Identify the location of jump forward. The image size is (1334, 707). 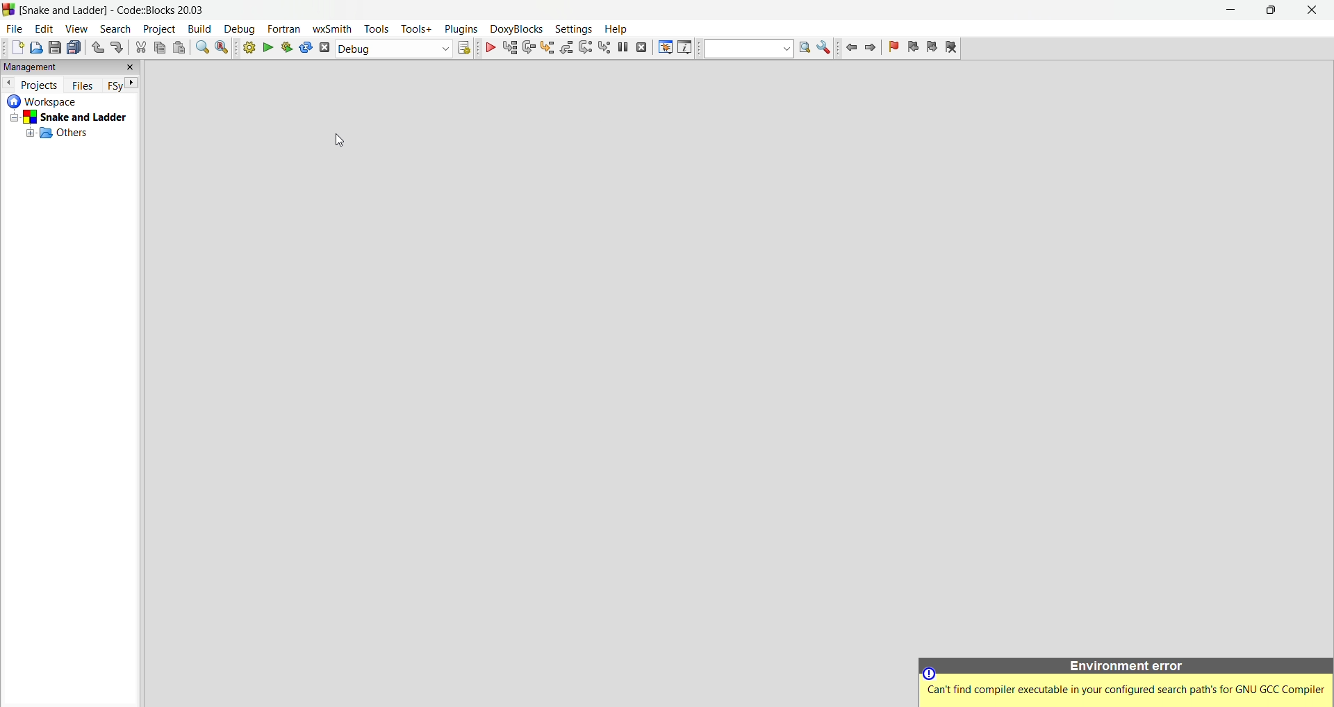
(871, 49).